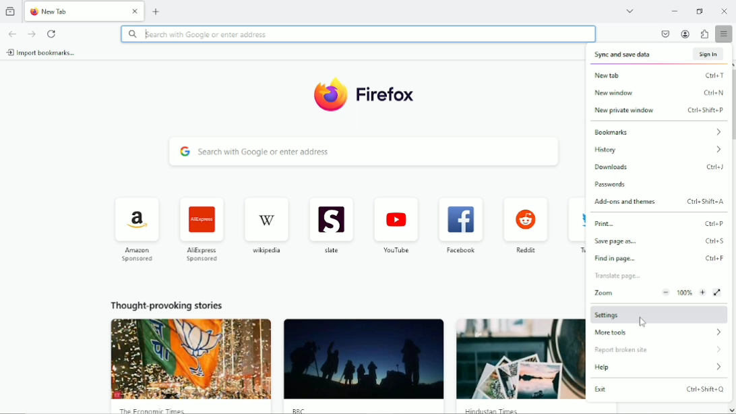 The height and width of the screenshot is (414, 736). I want to click on Search bar, so click(365, 151).